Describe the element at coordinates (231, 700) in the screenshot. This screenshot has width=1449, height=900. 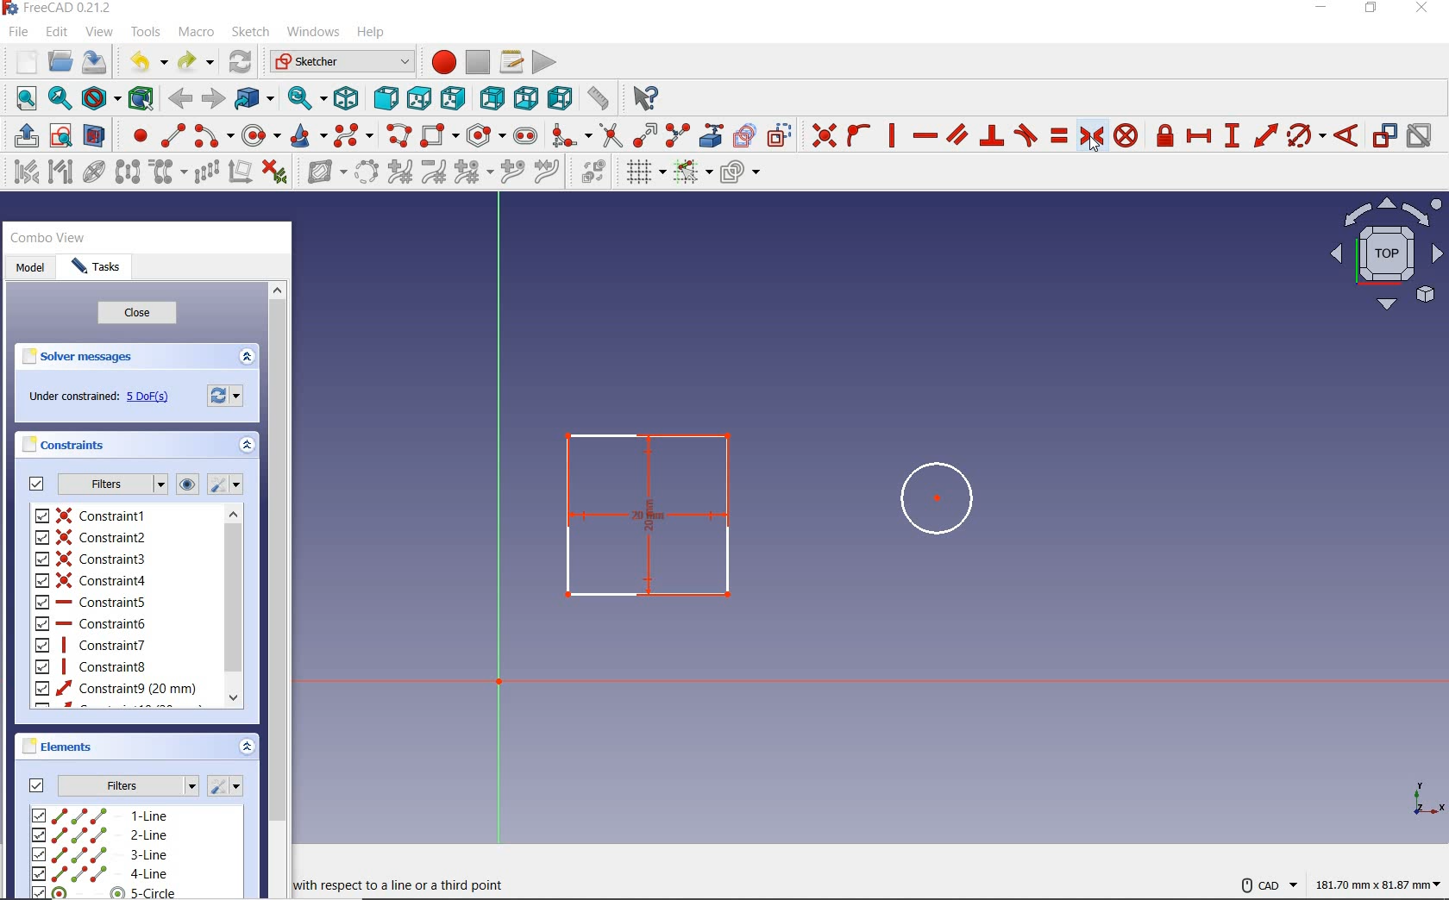
I see `Scroll down` at that location.